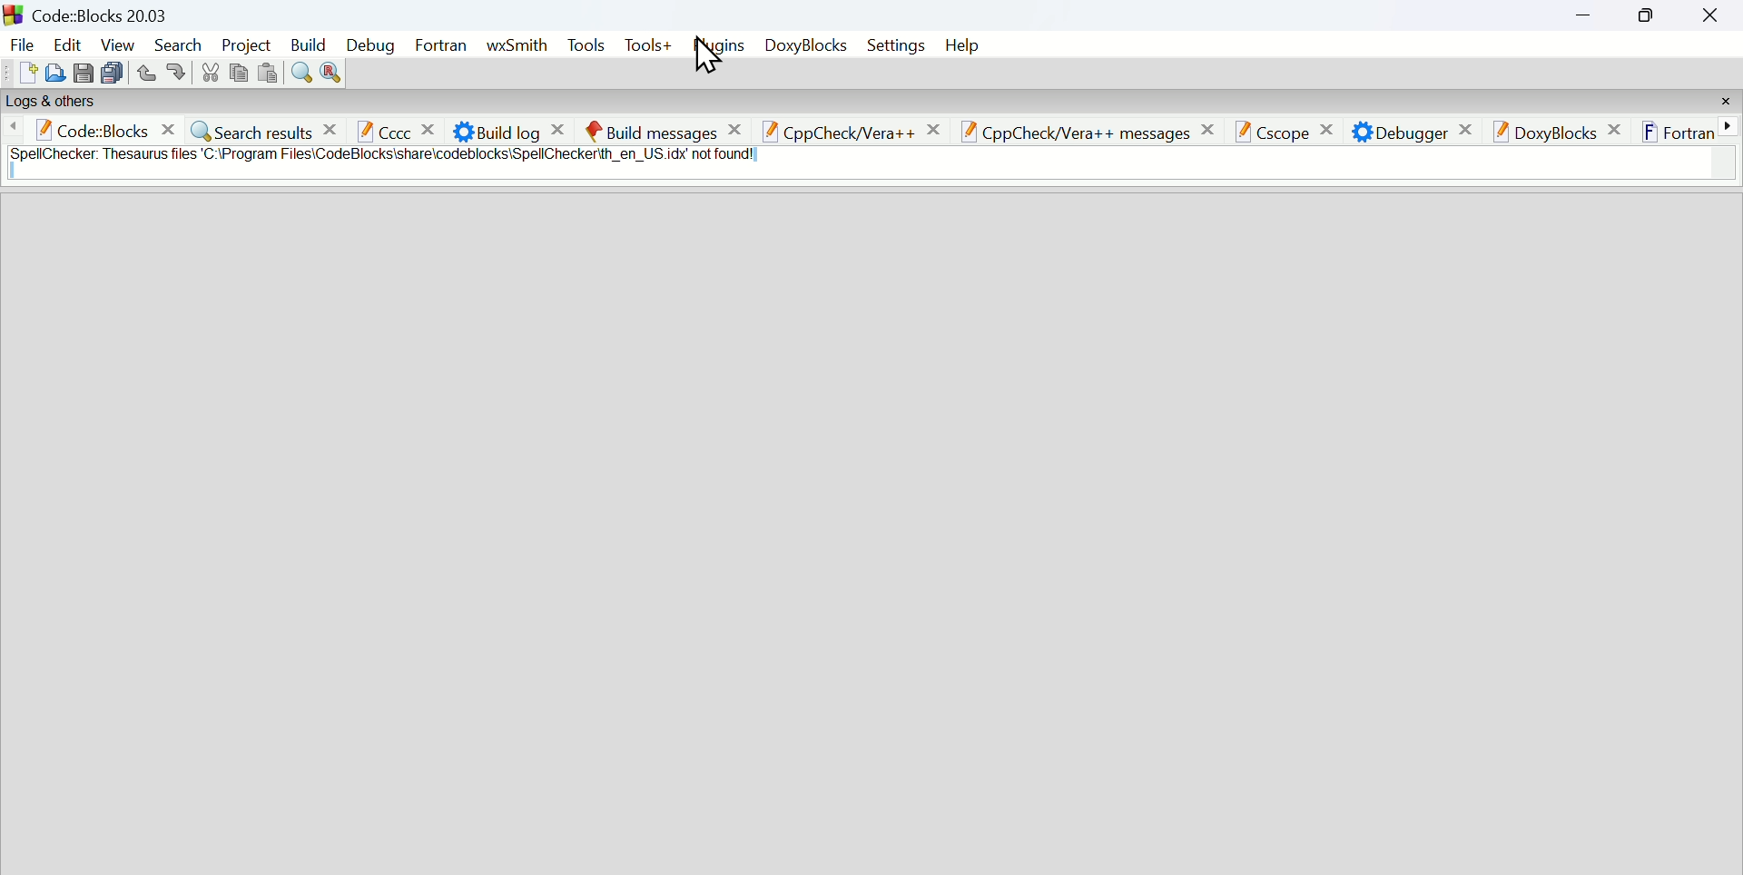 This screenshot has width=1743, height=875. I want to click on Fortran, so click(443, 44).